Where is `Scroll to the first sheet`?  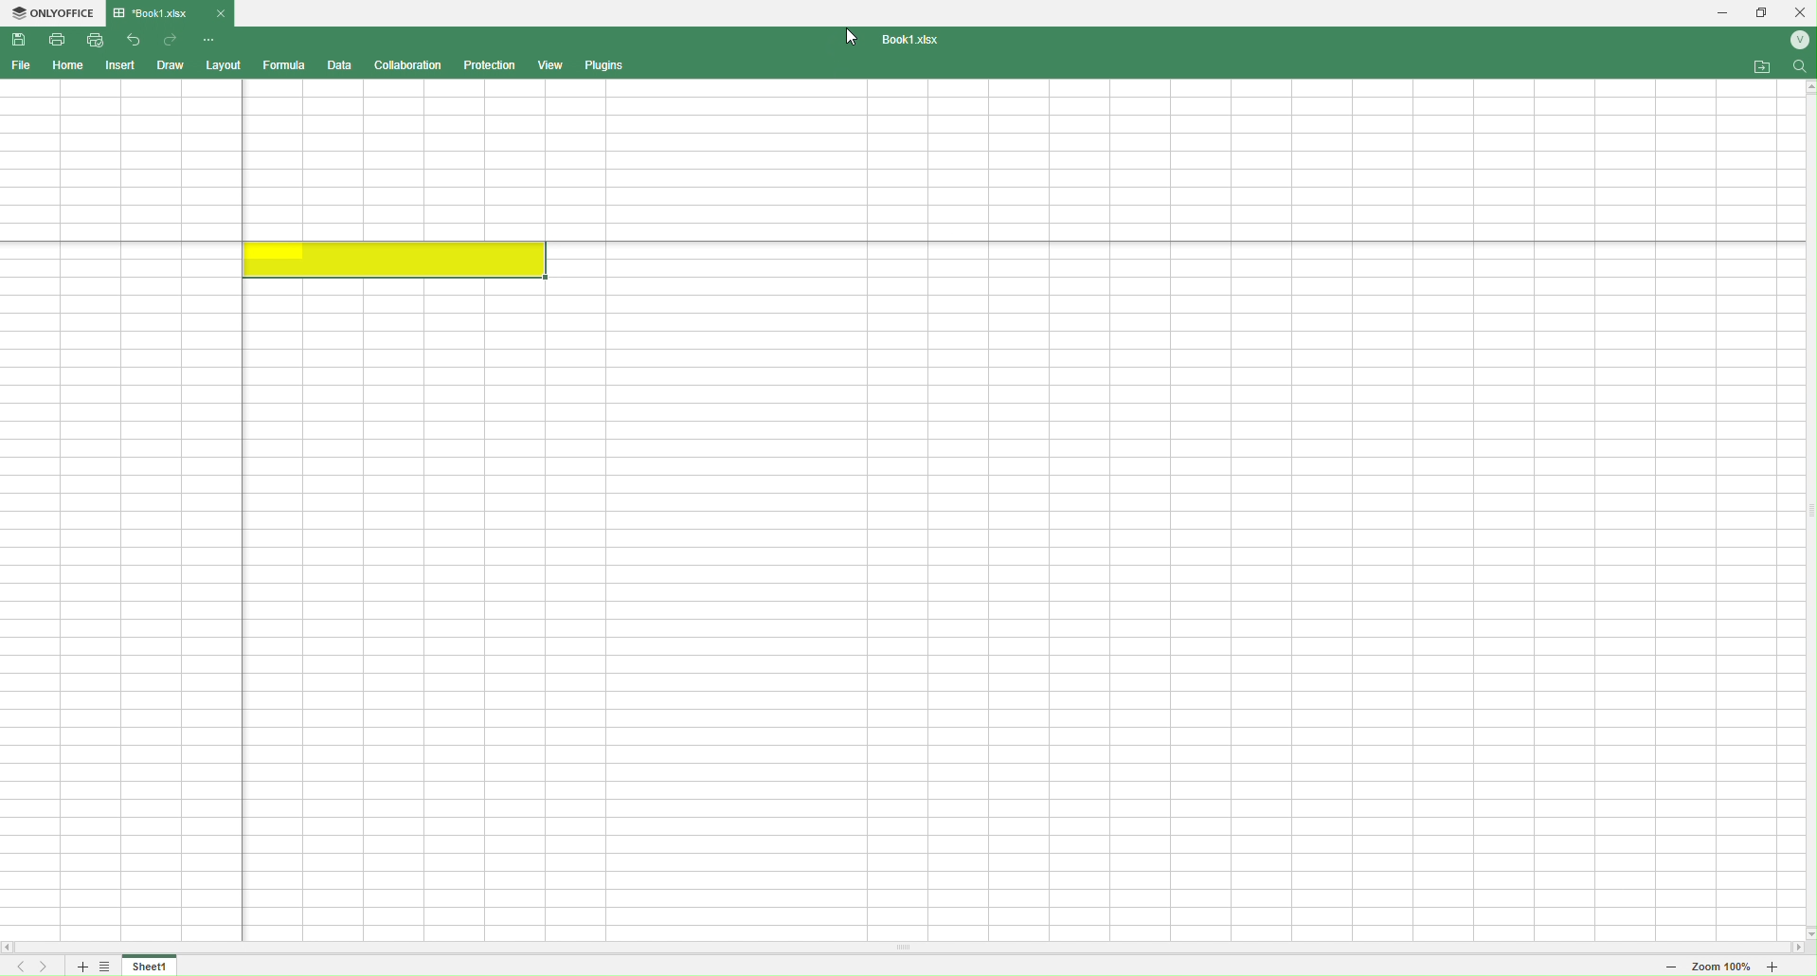
Scroll to the first sheet is located at coordinates (17, 967).